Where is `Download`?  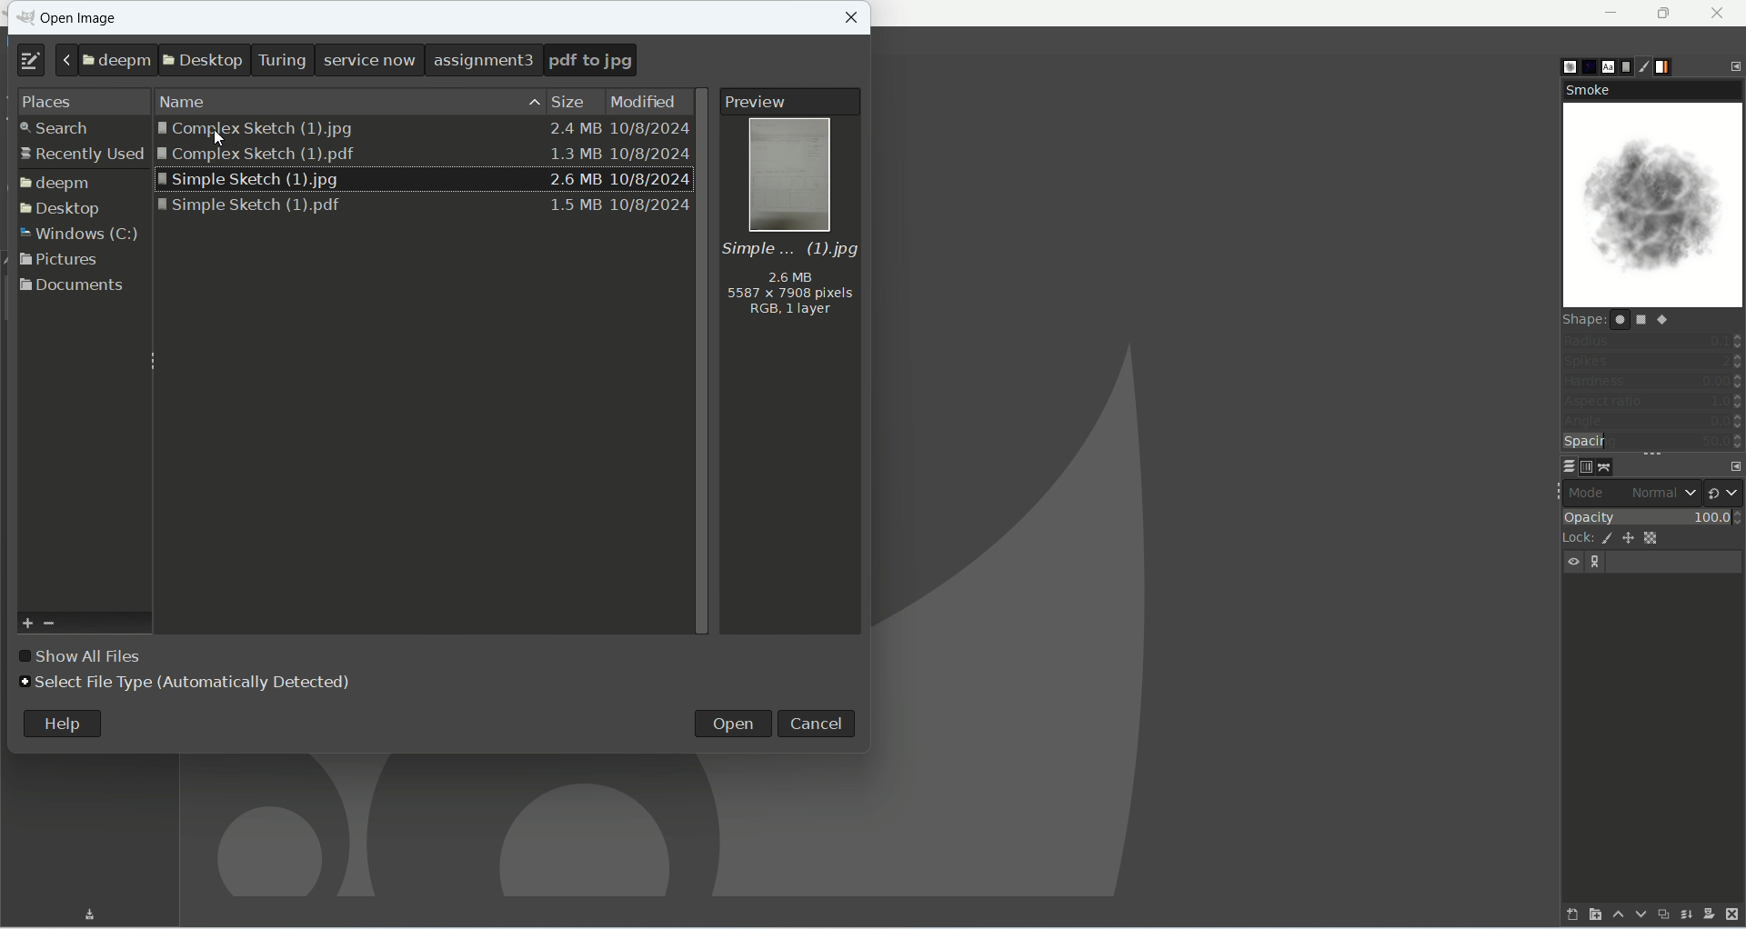 Download is located at coordinates (92, 911).